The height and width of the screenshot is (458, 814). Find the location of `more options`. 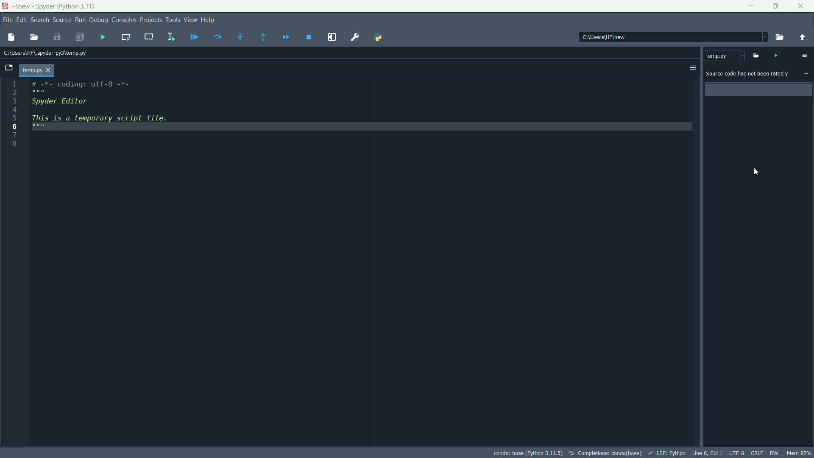

more options is located at coordinates (804, 56).